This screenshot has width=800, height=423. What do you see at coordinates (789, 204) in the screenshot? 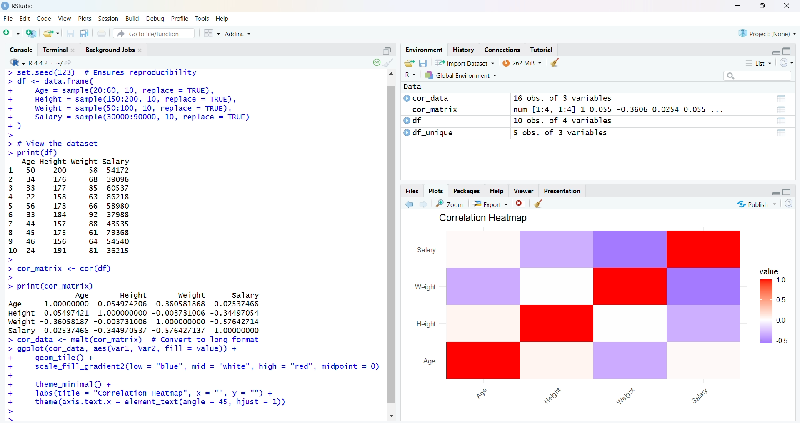
I see `Refresh file listing` at bounding box center [789, 204].